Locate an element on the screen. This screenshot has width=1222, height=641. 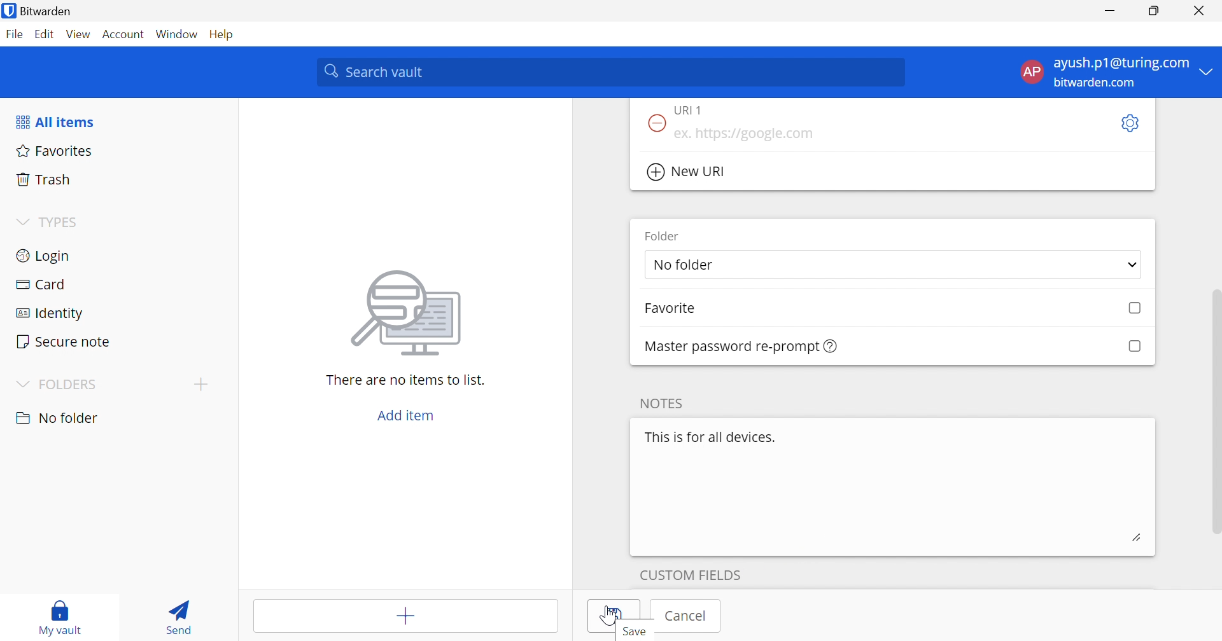
Master password re-prompt is located at coordinates (742, 347).